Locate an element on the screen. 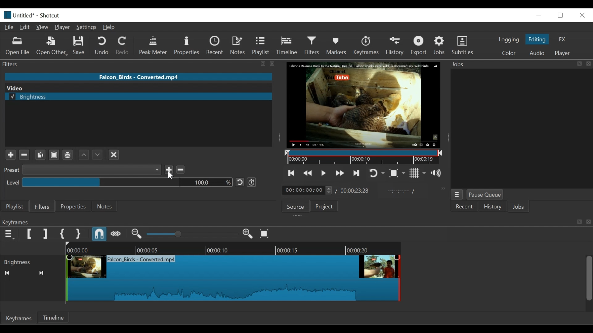 The image size is (593, 333). Brightness is located at coordinates (32, 261).